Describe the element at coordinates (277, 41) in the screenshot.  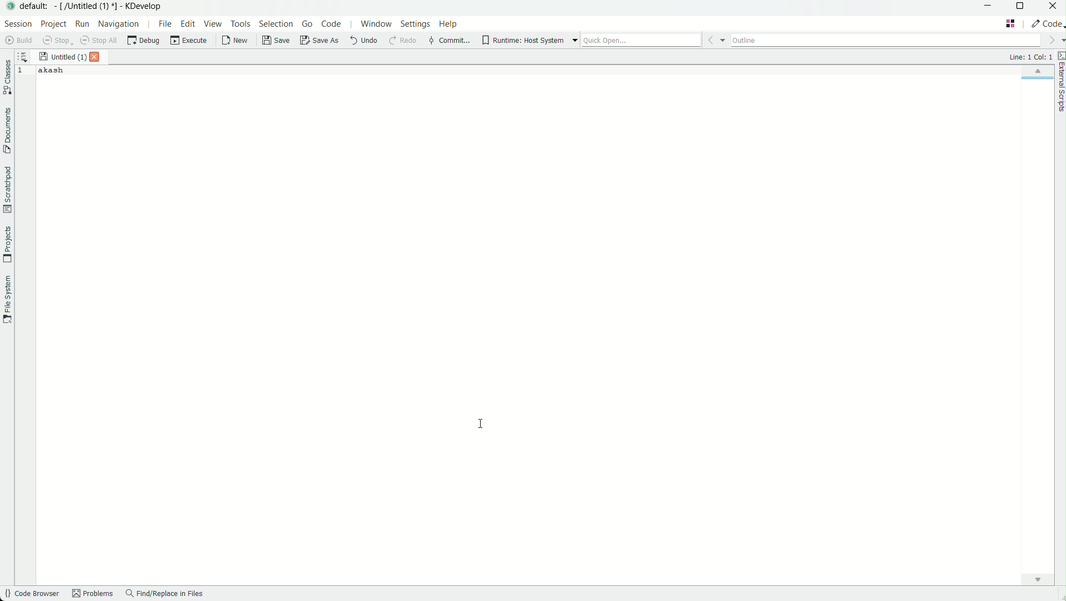
I see `save` at that location.